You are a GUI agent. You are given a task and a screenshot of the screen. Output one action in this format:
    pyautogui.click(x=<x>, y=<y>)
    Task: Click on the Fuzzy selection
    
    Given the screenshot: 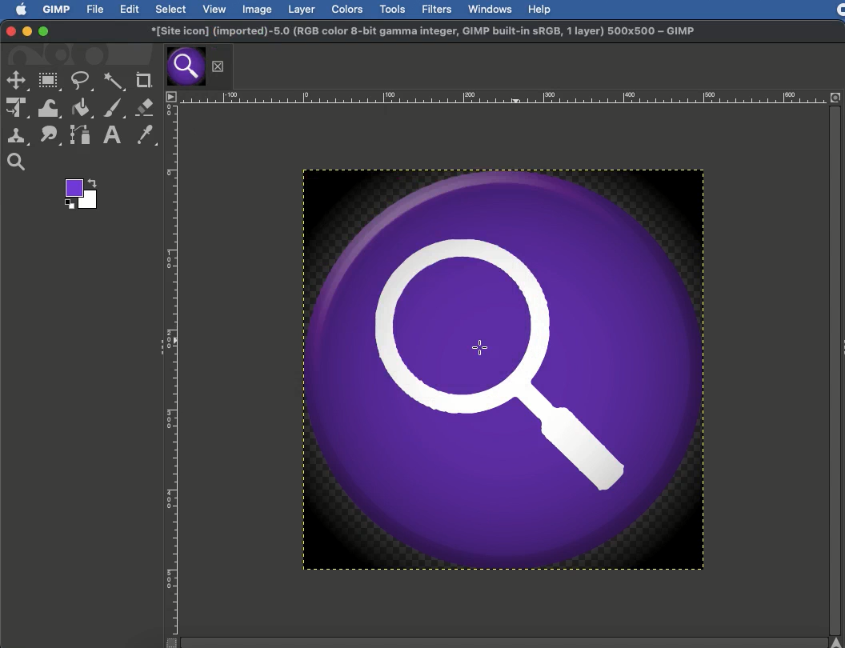 What is the action you would take?
    pyautogui.click(x=114, y=82)
    